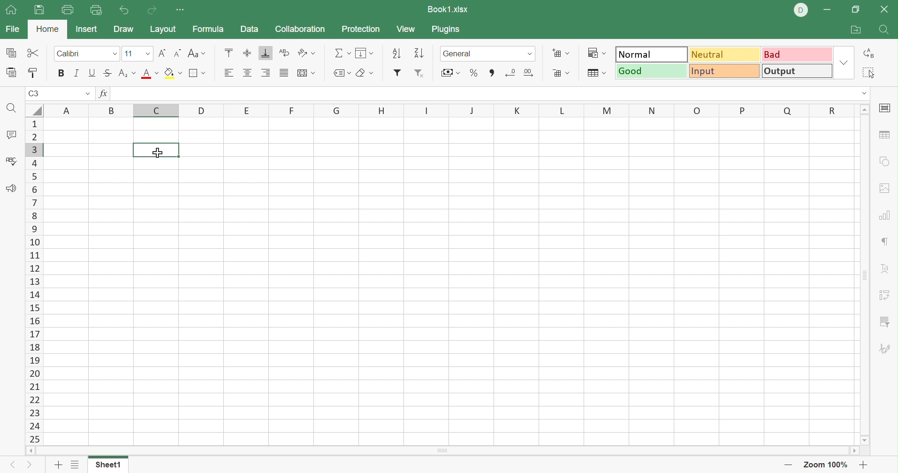 The width and height of the screenshot is (898, 473). Describe the element at coordinates (154, 10) in the screenshot. I see `Redo` at that location.